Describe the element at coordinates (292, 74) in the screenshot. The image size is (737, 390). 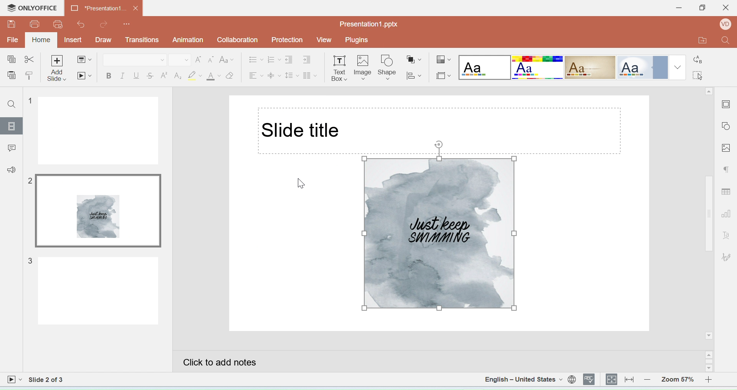
I see `Line spacing` at that location.